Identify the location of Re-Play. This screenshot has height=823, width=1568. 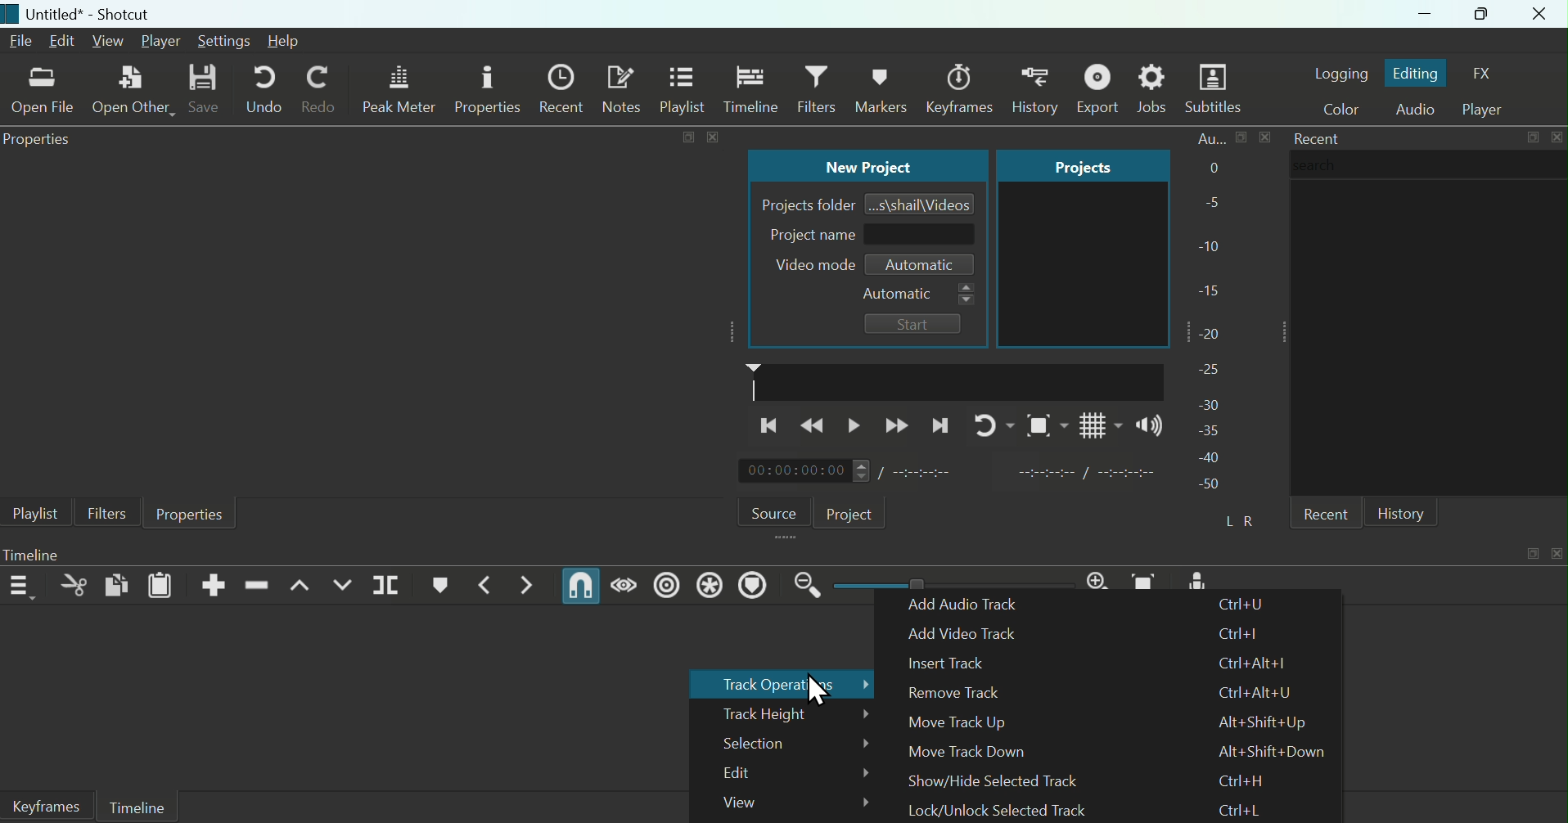
(986, 423).